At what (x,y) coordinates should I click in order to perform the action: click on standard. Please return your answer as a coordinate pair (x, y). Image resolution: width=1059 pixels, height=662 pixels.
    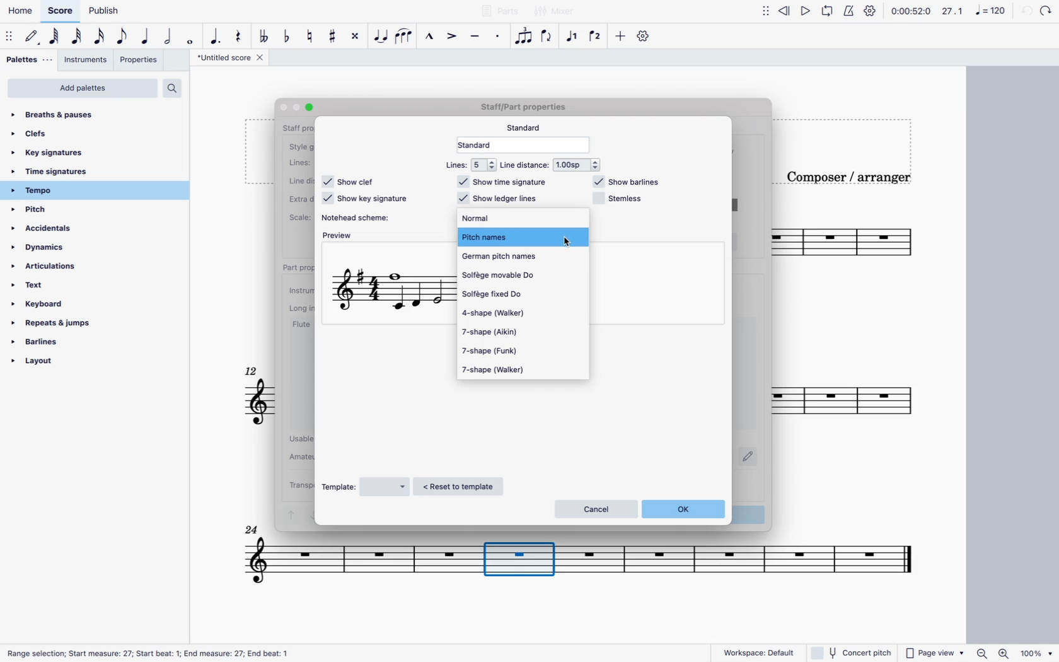
    Looking at the image, I should click on (528, 145).